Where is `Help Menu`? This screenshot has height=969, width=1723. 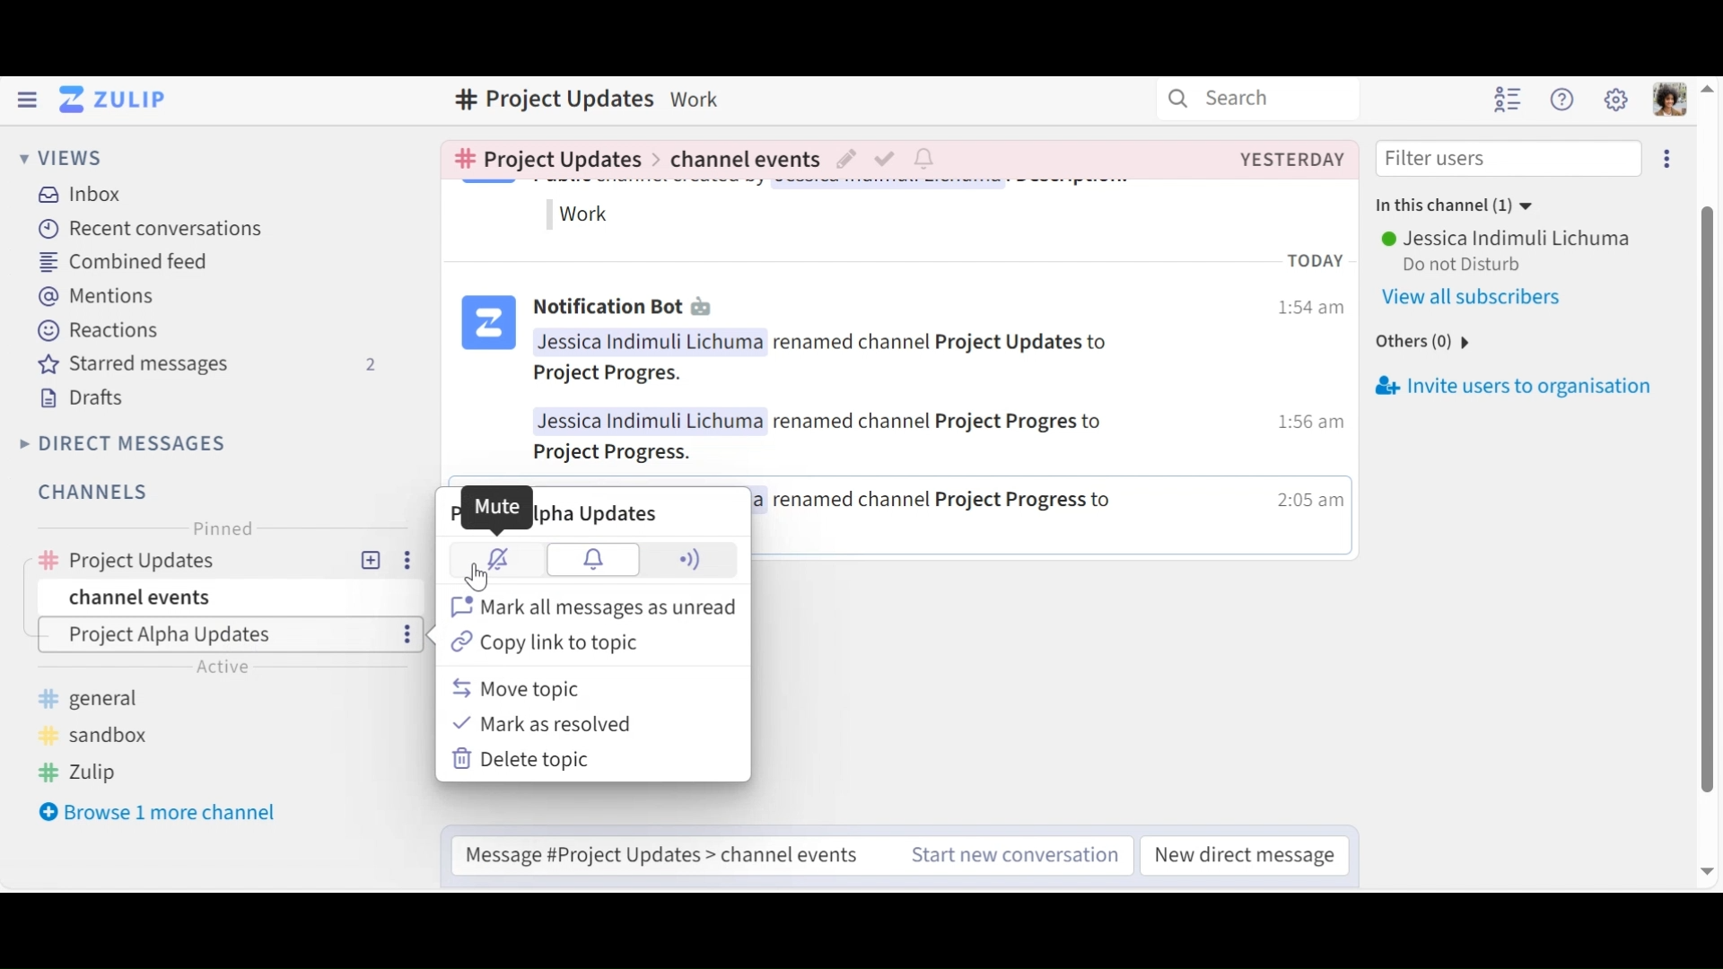 Help Menu is located at coordinates (1564, 100).